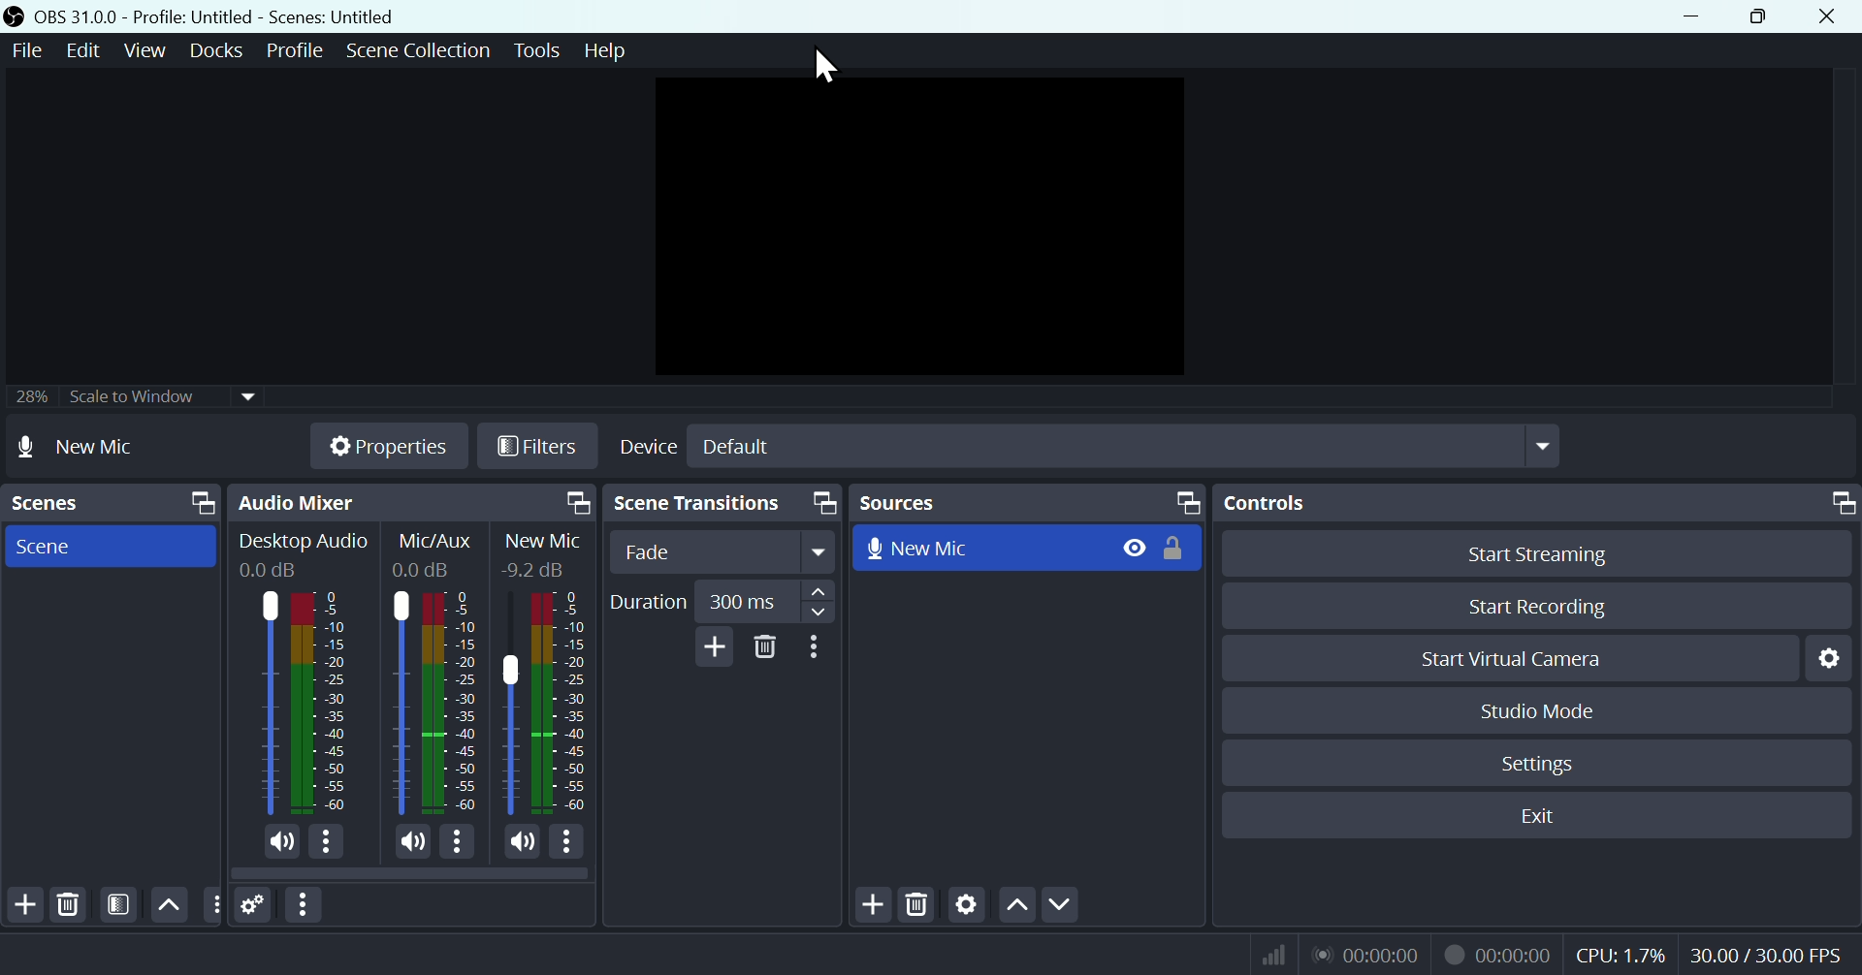 The image size is (1862, 975). What do you see at coordinates (1027, 502) in the screenshot?
I see `Sources` at bounding box center [1027, 502].